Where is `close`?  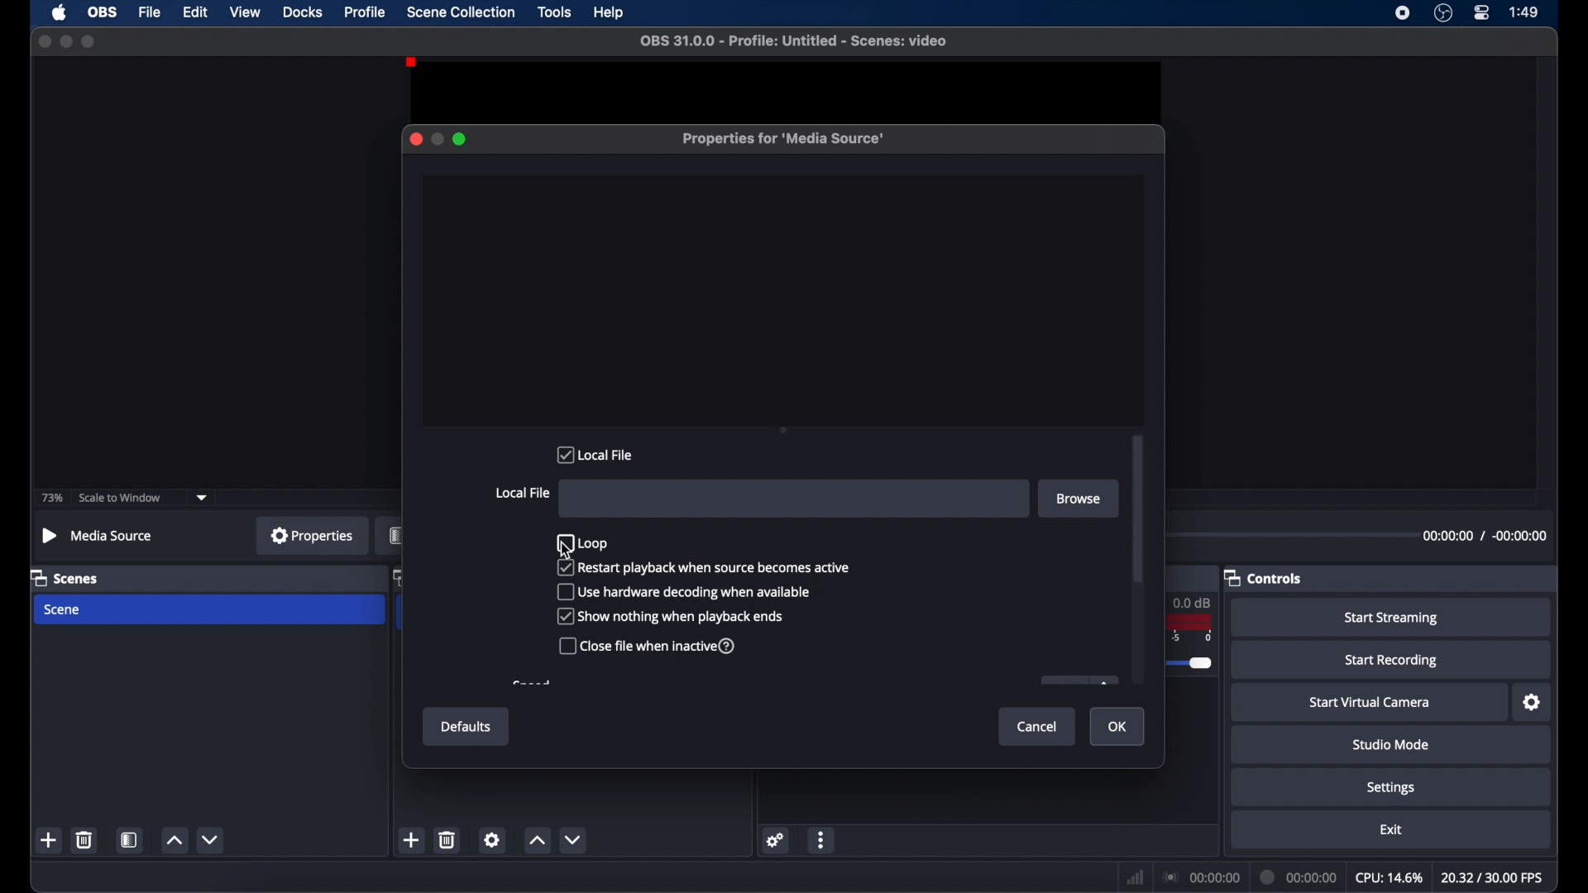
close is located at coordinates (413, 139).